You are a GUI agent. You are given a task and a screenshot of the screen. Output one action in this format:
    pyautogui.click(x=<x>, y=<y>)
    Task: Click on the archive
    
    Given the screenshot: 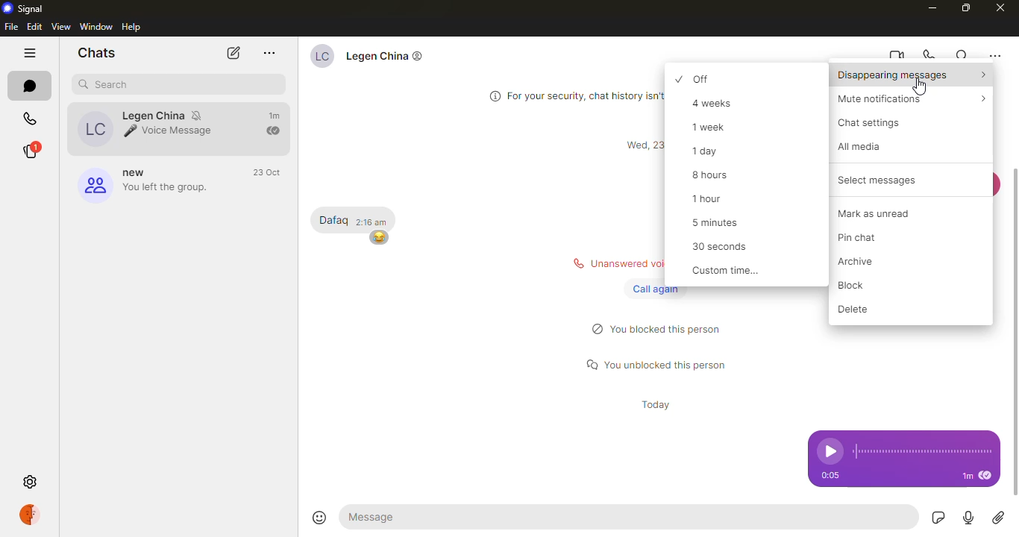 What is the action you would take?
    pyautogui.click(x=865, y=262)
    